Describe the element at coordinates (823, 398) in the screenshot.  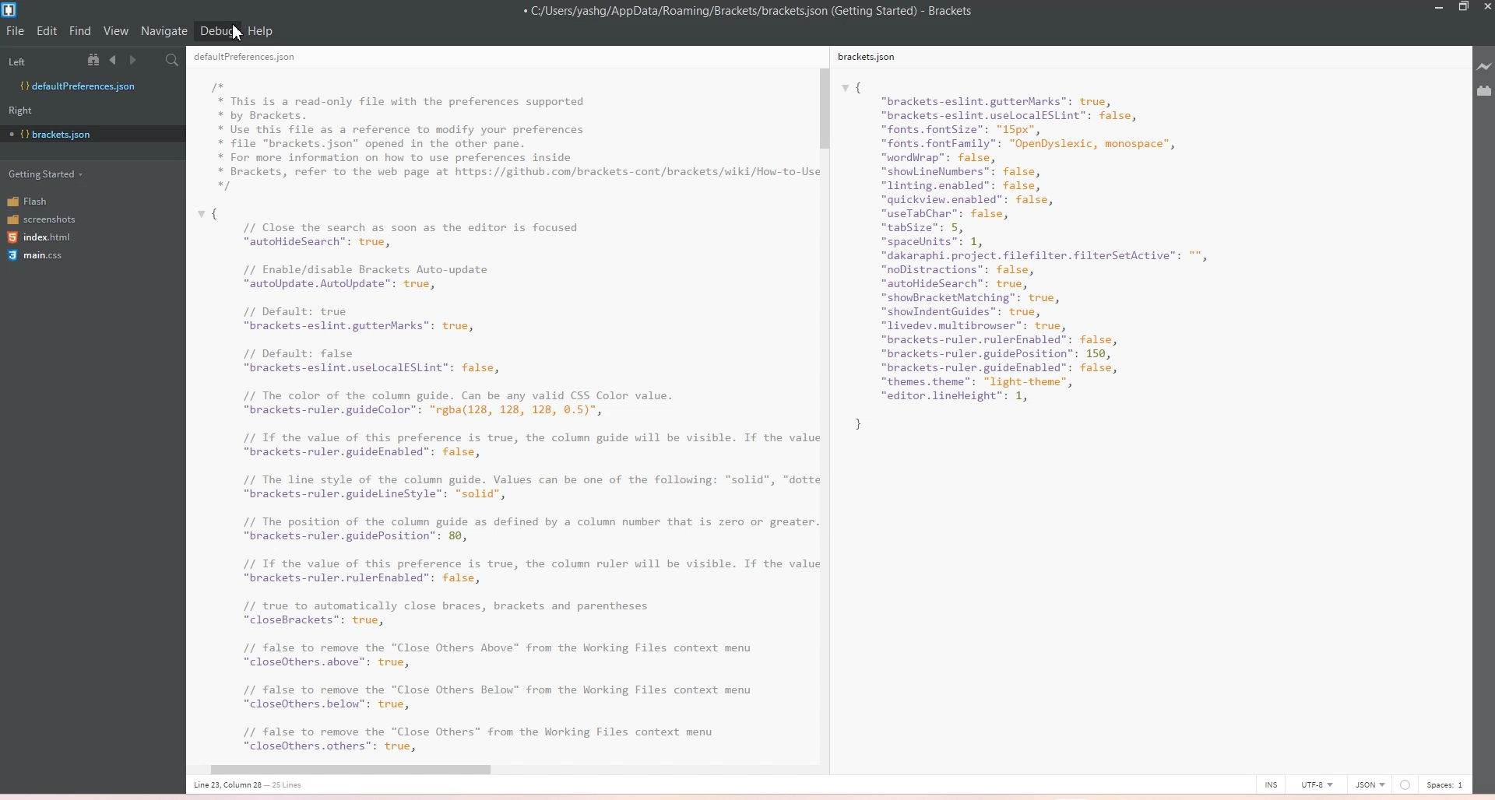
I see `Vertical scroll bar` at that location.